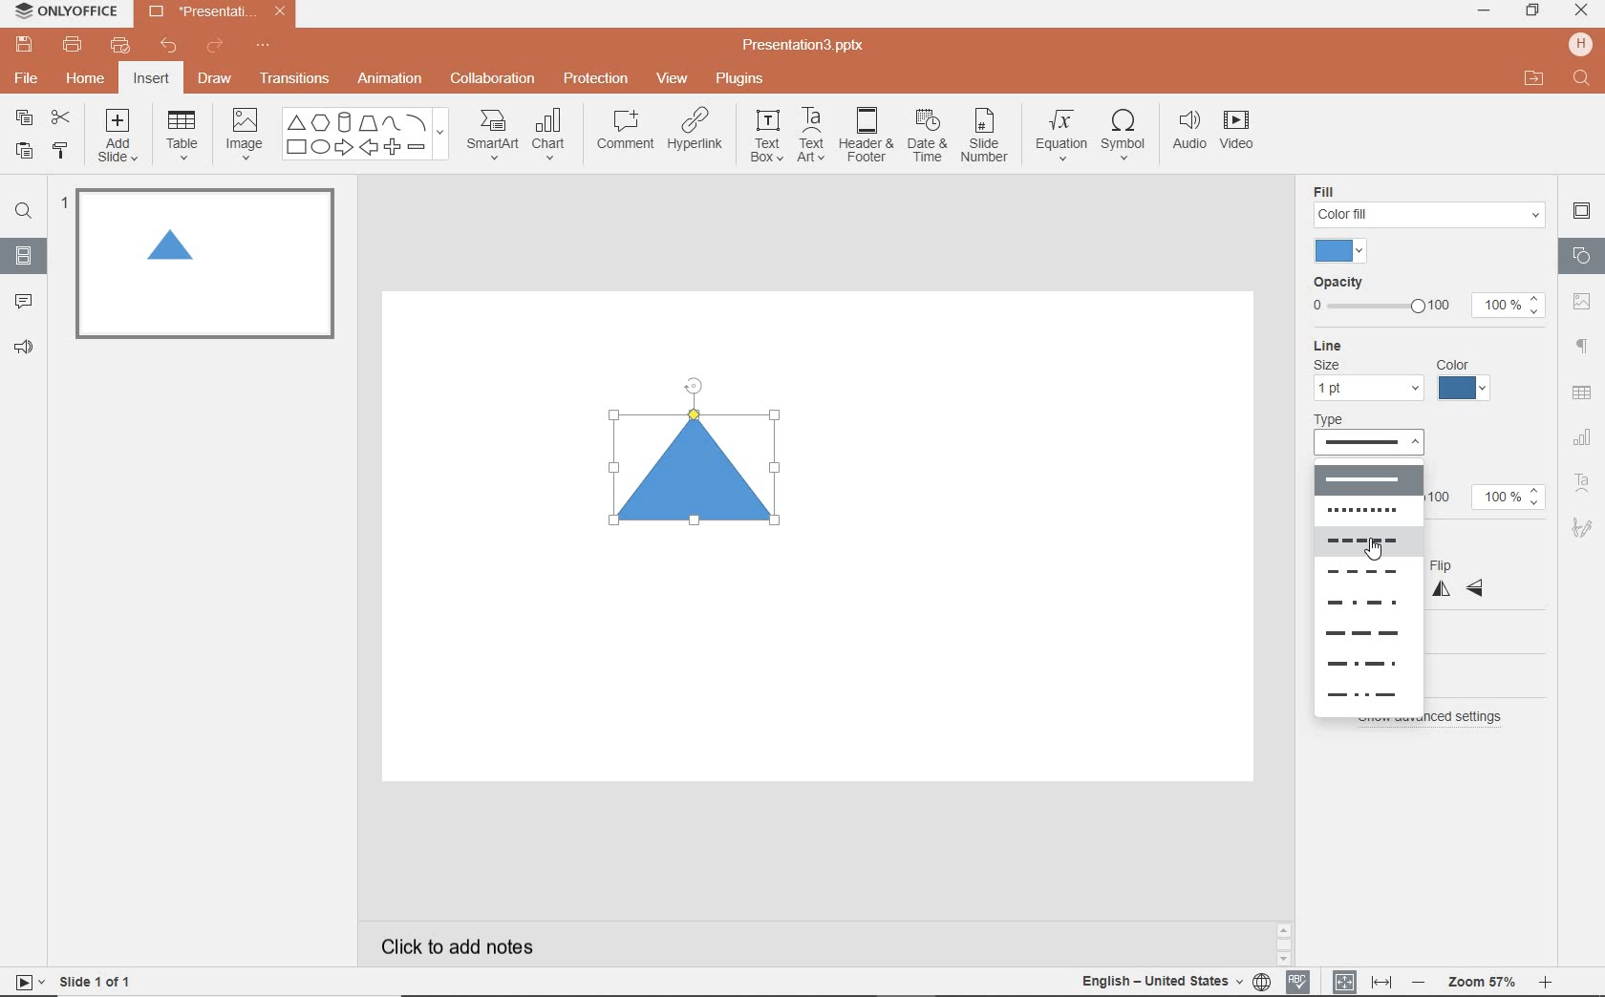 The image size is (1605, 997). Describe the element at coordinates (1126, 131) in the screenshot. I see `SYMBOL` at that location.